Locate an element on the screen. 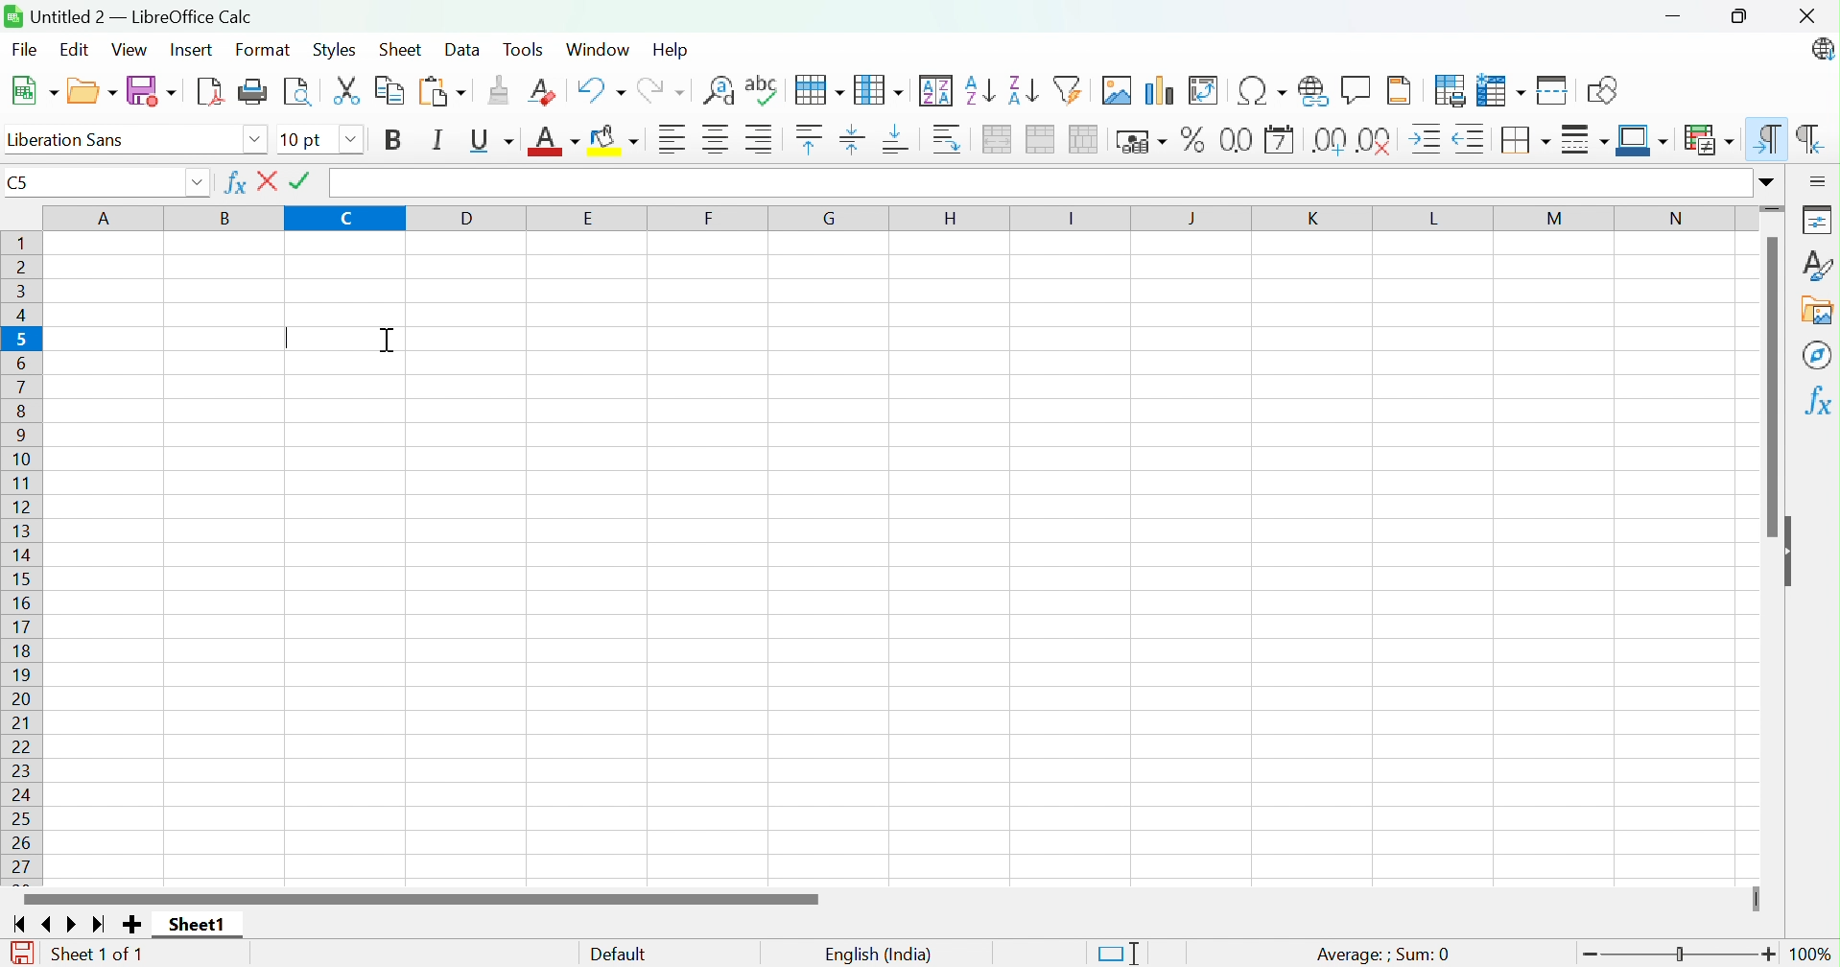  Hide is located at coordinates (1793, 554).